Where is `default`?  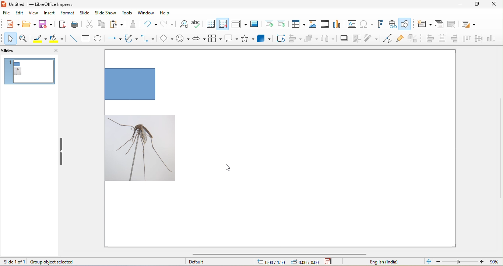
default is located at coordinates (210, 262).